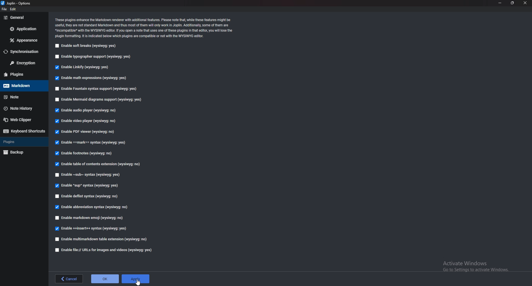 The height and width of the screenshot is (286, 532). I want to click on Info, so click(148, 28).